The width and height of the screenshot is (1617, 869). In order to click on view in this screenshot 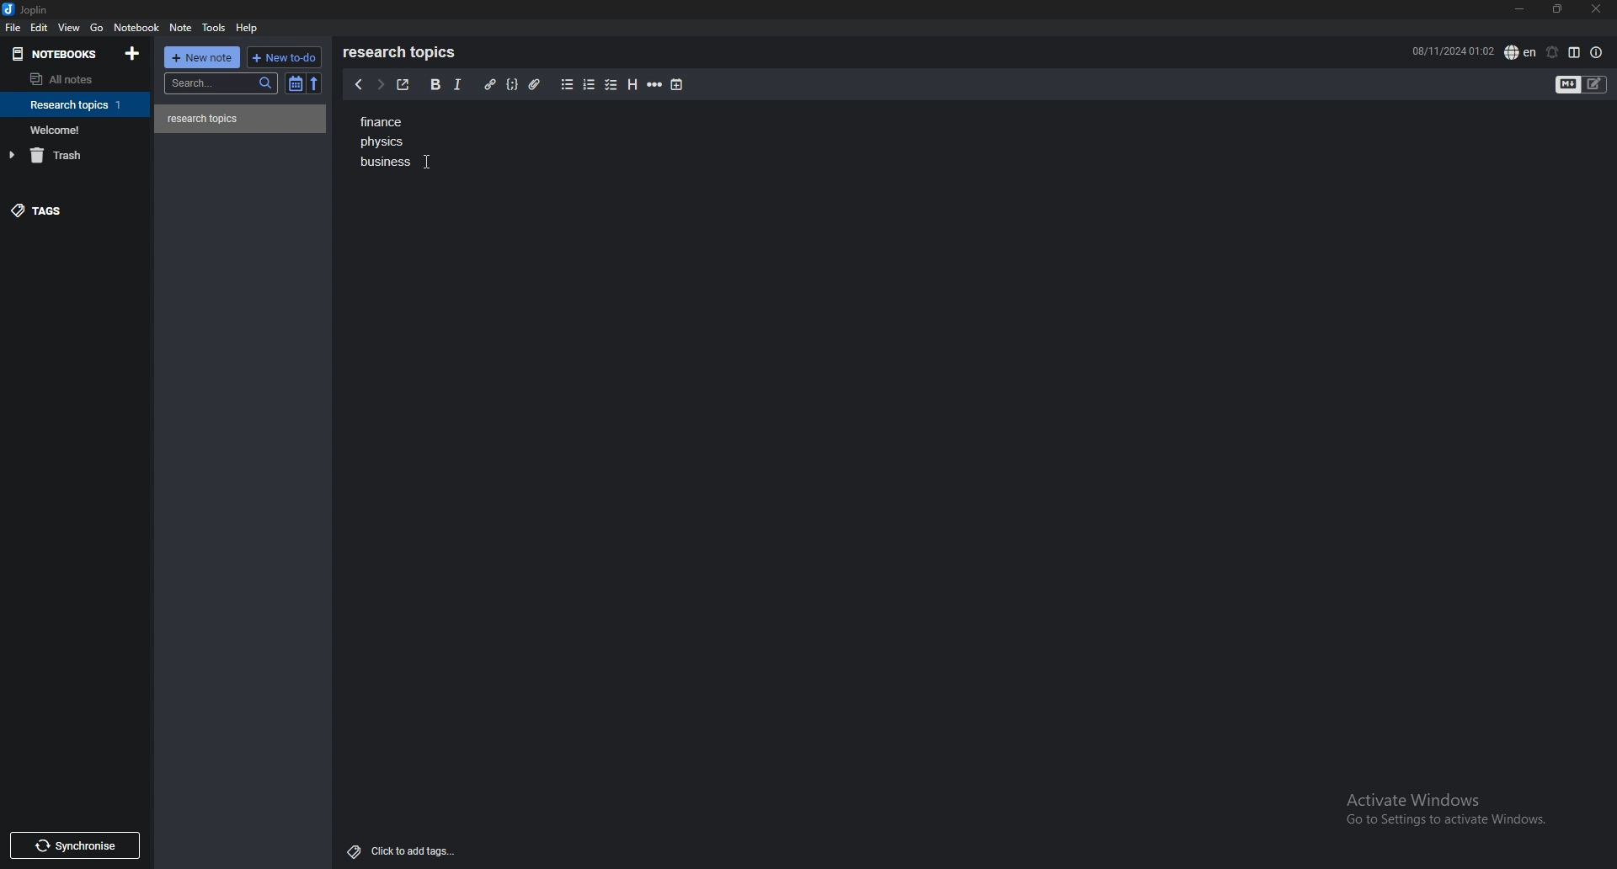, I will do `click(70, 28)`.